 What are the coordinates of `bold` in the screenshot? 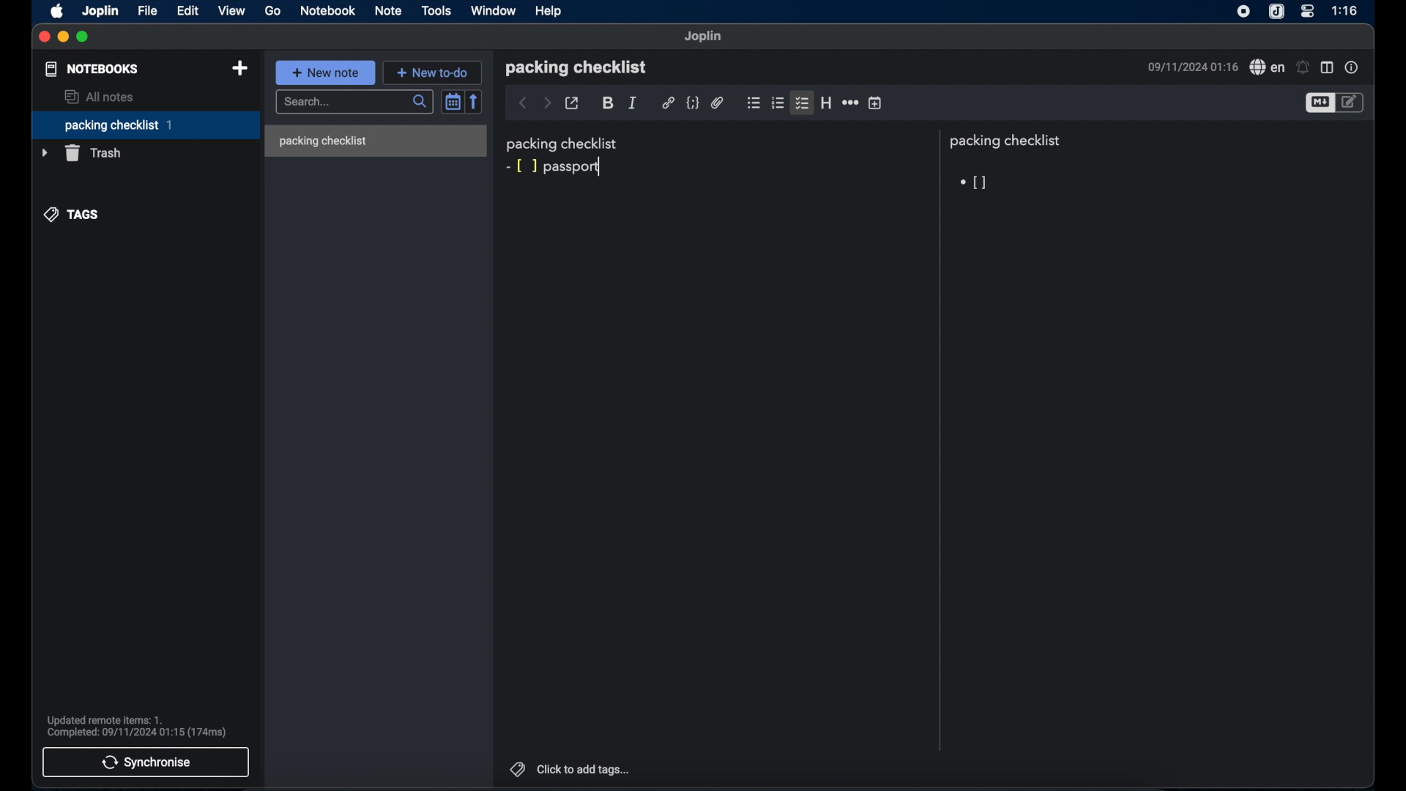 It's located at (608, 103).